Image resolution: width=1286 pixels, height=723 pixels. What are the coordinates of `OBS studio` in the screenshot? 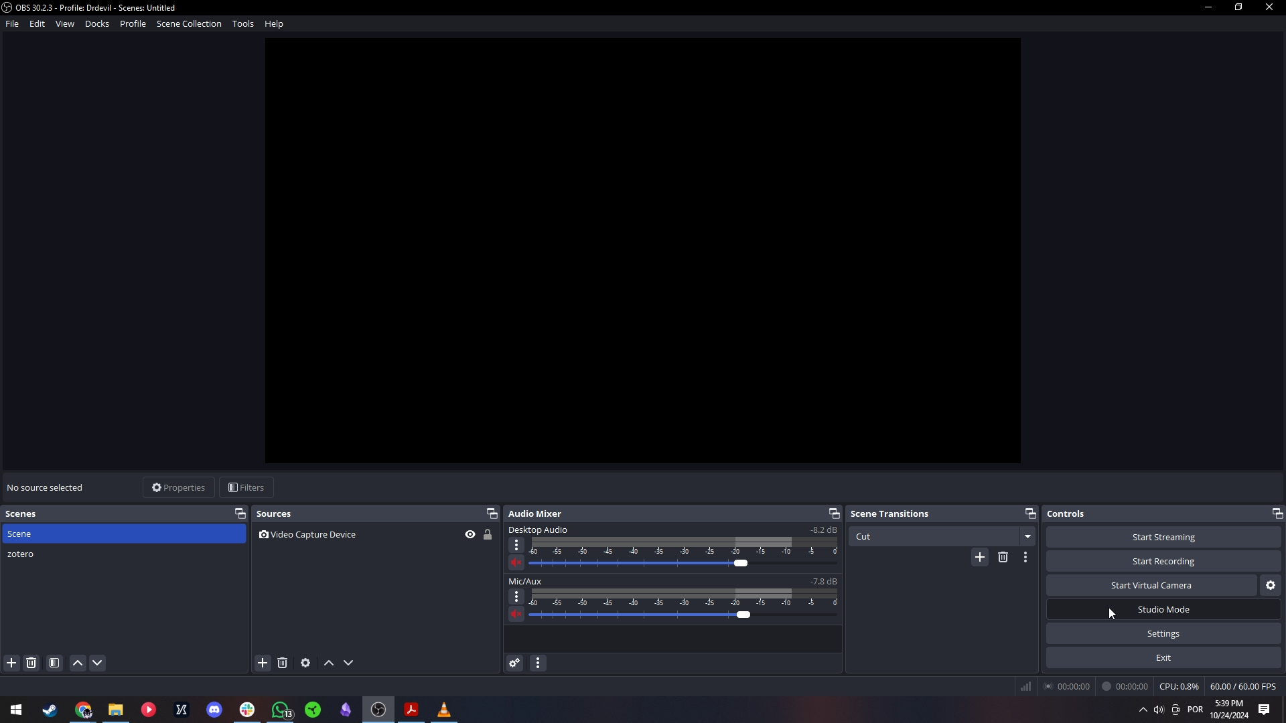 It's located at (378, 710).